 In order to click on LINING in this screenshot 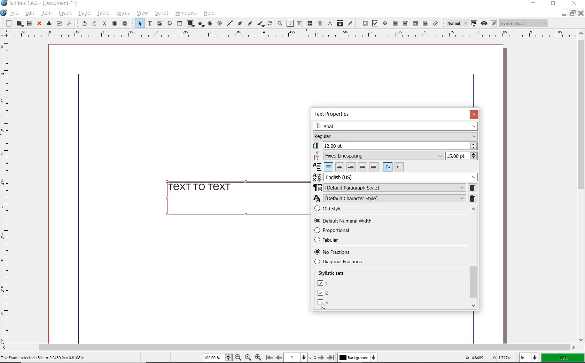, I will do `click(323, 303)`.